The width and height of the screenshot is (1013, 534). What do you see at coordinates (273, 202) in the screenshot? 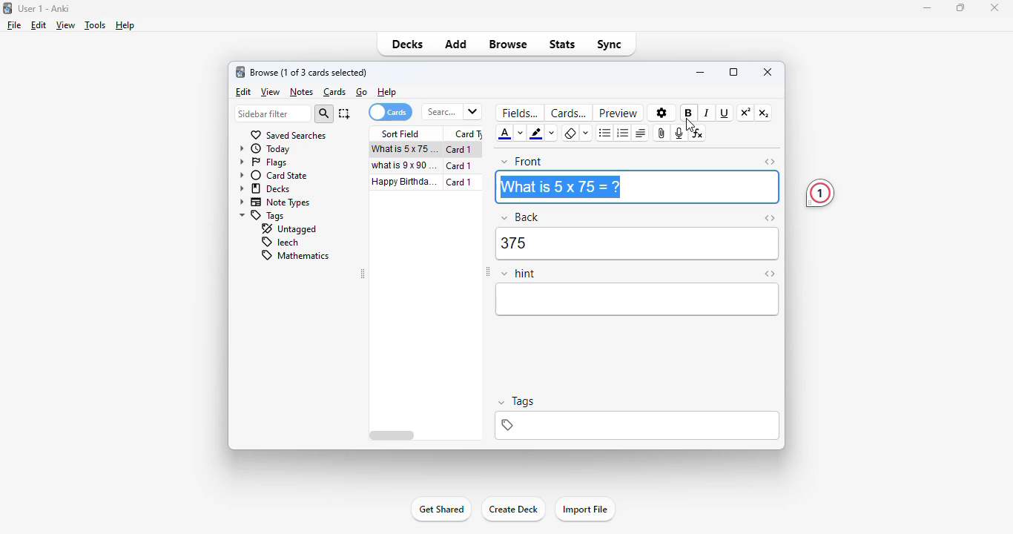
I see `note types` at bounding box center [273, 202].